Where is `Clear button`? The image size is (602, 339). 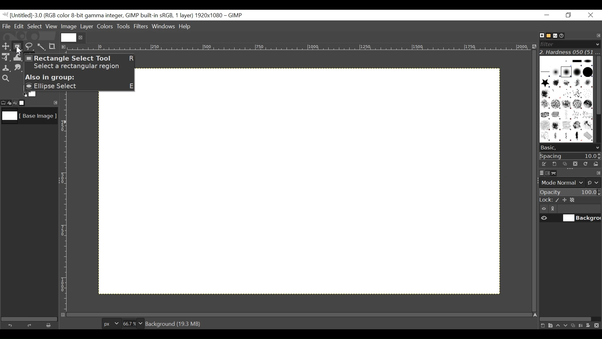
Clear button is located at coordinates (50, 325).